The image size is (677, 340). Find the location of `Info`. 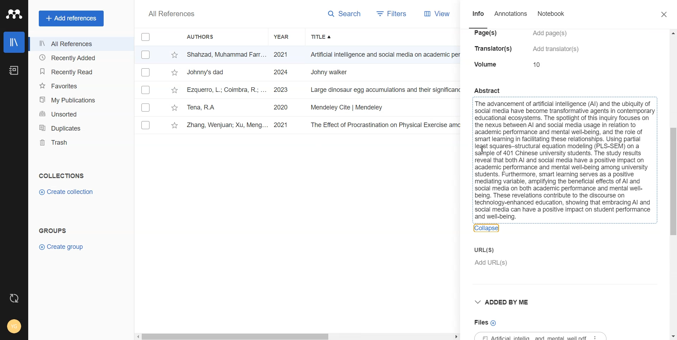

Info is located at coordinates (481, 14).